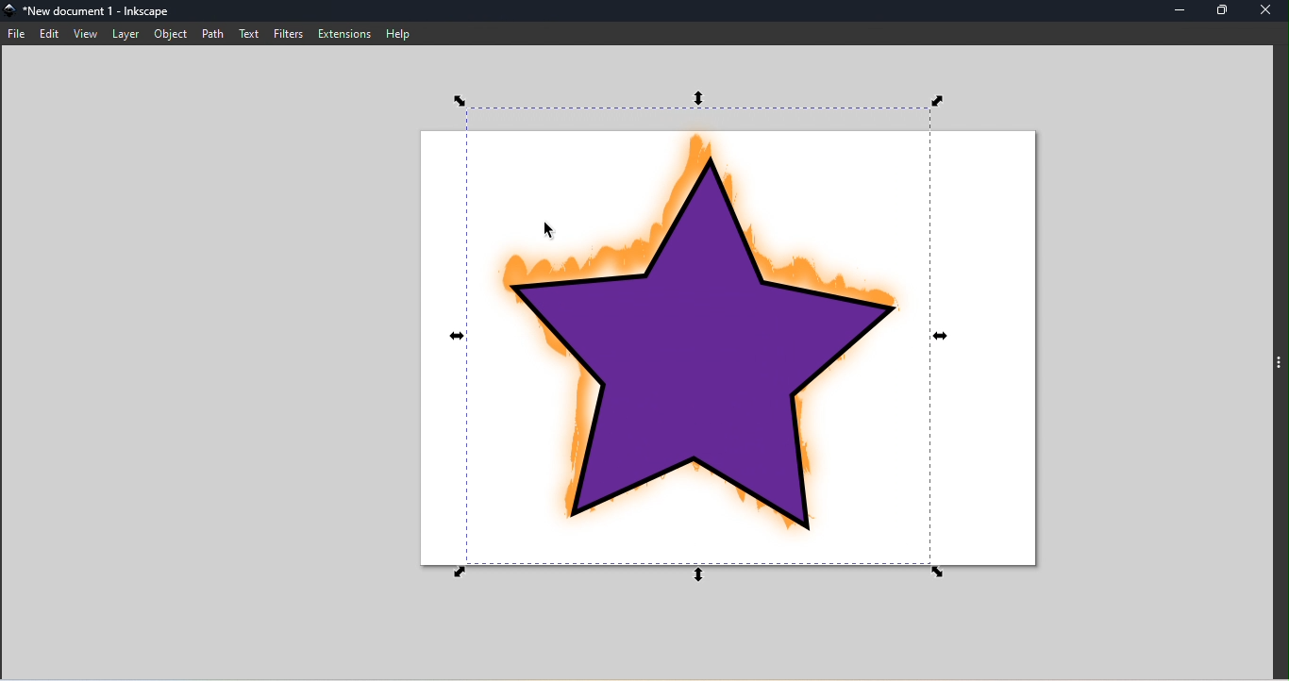 The image size is (1289, 681). I want to click on close, so click(1268, 10).